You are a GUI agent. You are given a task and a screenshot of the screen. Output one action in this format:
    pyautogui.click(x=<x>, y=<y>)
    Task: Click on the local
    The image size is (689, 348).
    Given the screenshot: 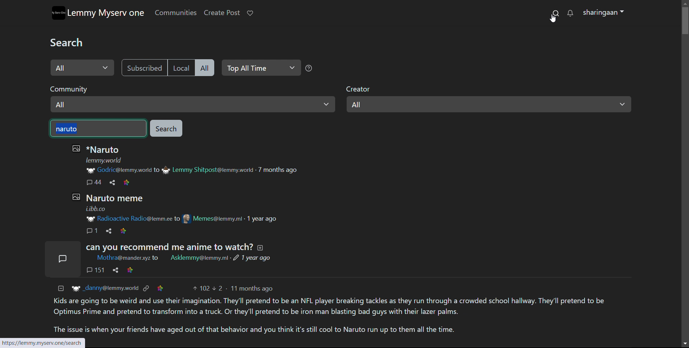 What is the action you would take?
    pyautogui.click(x=180, y=67)
    